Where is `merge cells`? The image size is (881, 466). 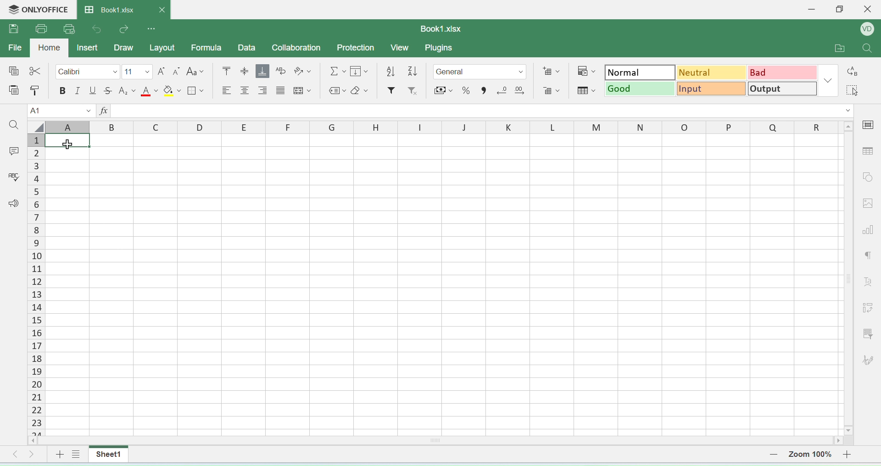
merge cells is located at coordinates (302, 92).